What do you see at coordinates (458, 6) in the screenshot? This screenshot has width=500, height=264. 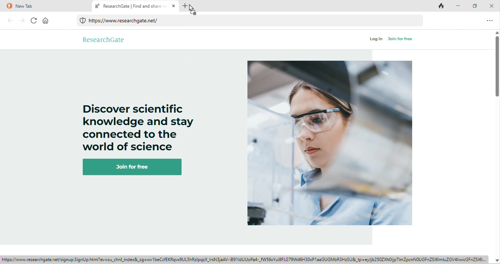 I see `minimize` at bounding box center [458, 6].